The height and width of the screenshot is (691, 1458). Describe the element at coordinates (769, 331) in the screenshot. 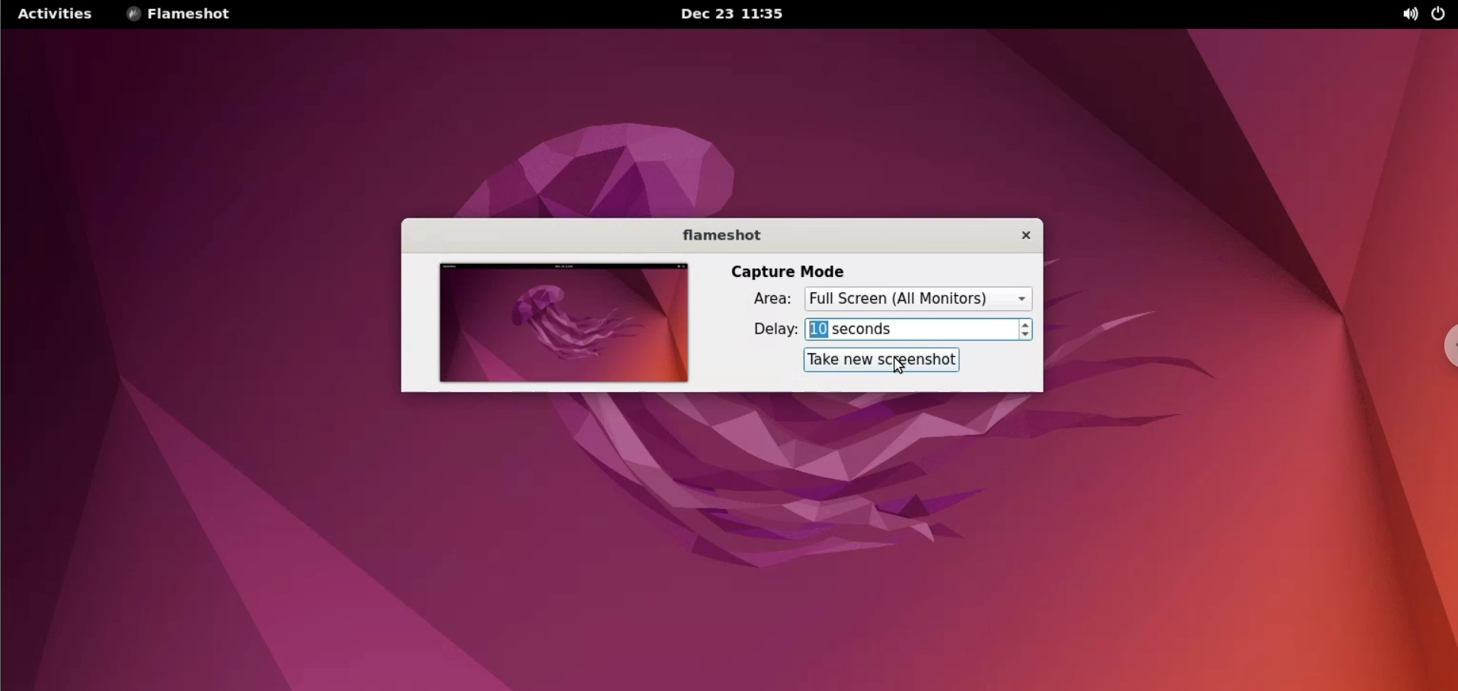

I see `delay:` at that location.